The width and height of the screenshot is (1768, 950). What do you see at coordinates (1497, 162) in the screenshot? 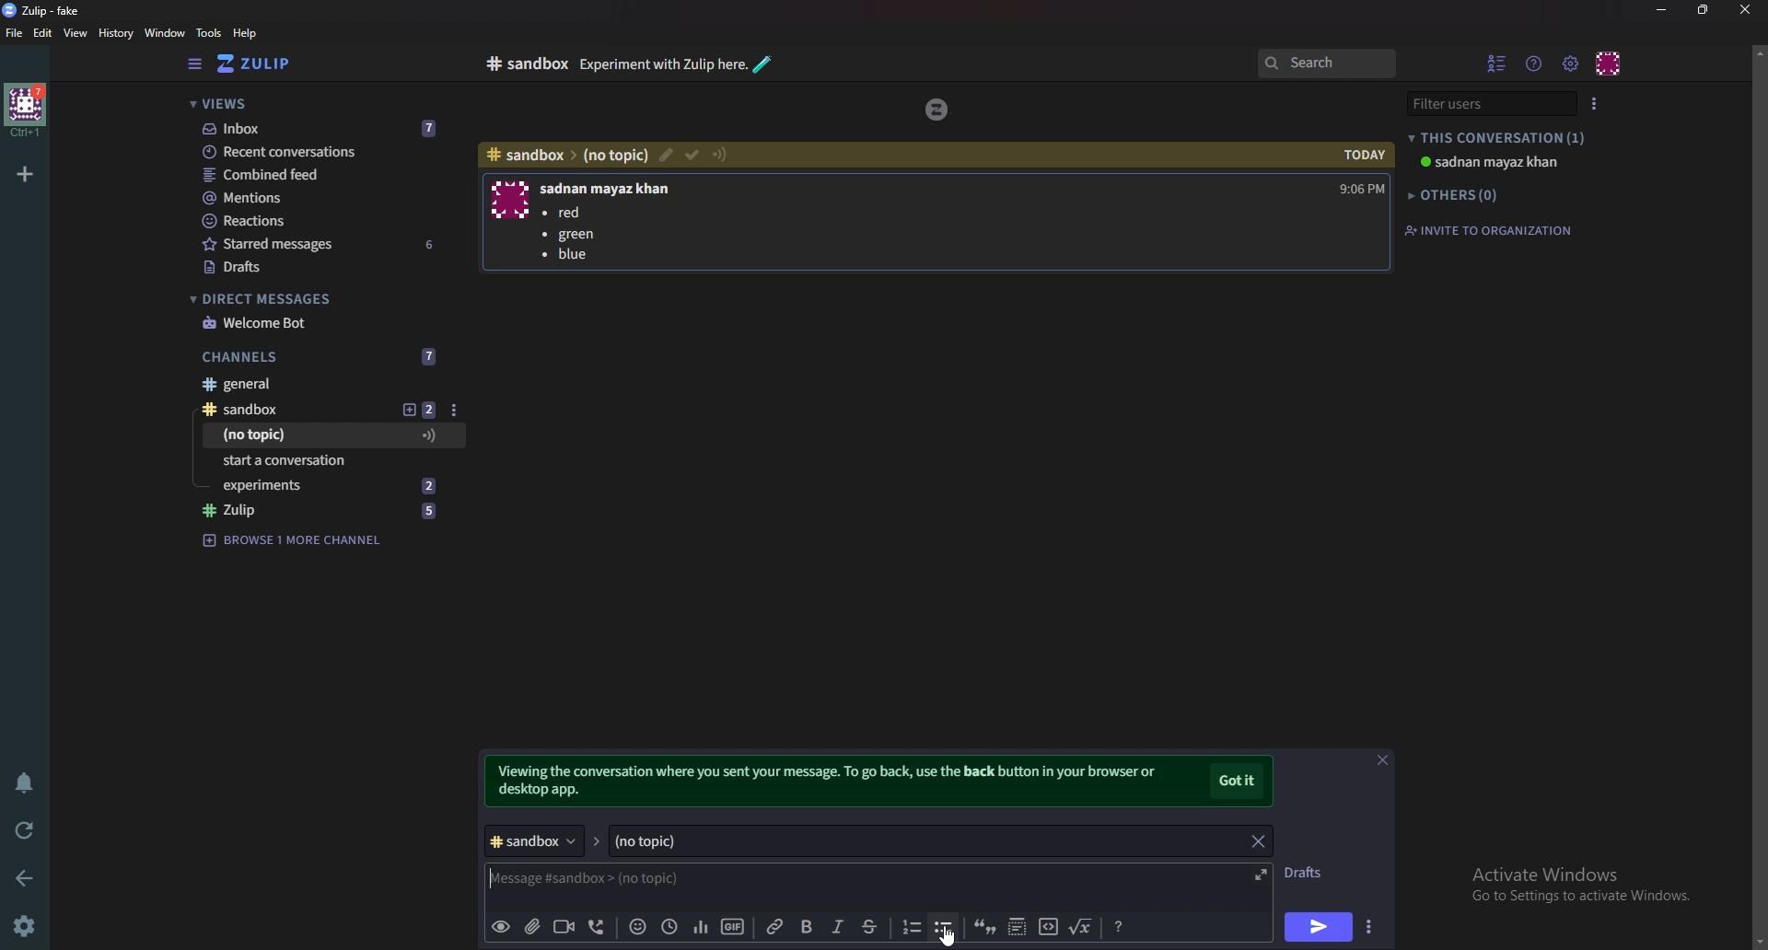
I see `user` at bounding box center [1497, 162].